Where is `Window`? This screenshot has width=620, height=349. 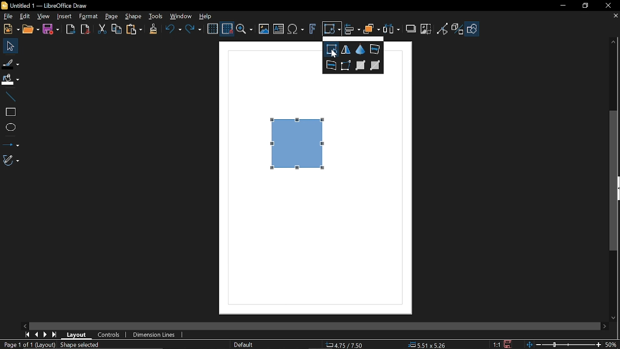 Window is located at coordinates (181, 16).